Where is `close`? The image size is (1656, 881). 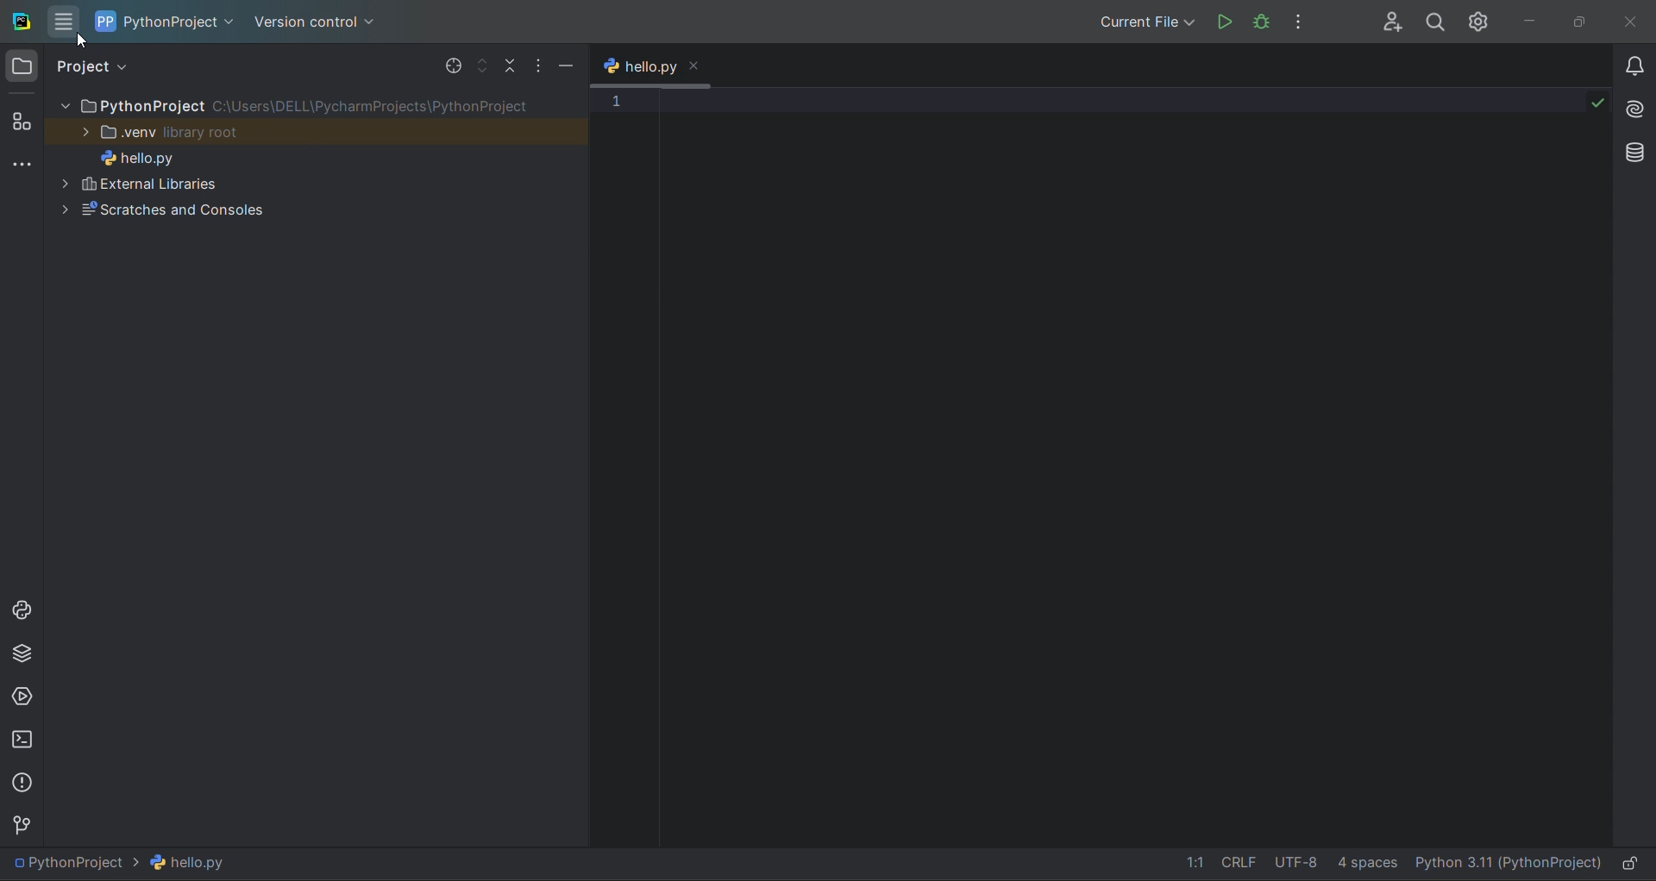 close is located at coordinates (699, 64).